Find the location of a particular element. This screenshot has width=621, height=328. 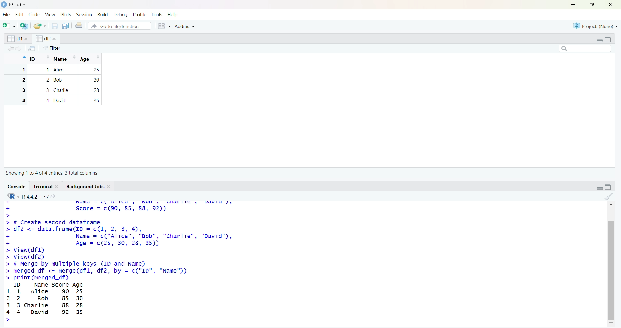

Console is located at coordinates (17, 187).